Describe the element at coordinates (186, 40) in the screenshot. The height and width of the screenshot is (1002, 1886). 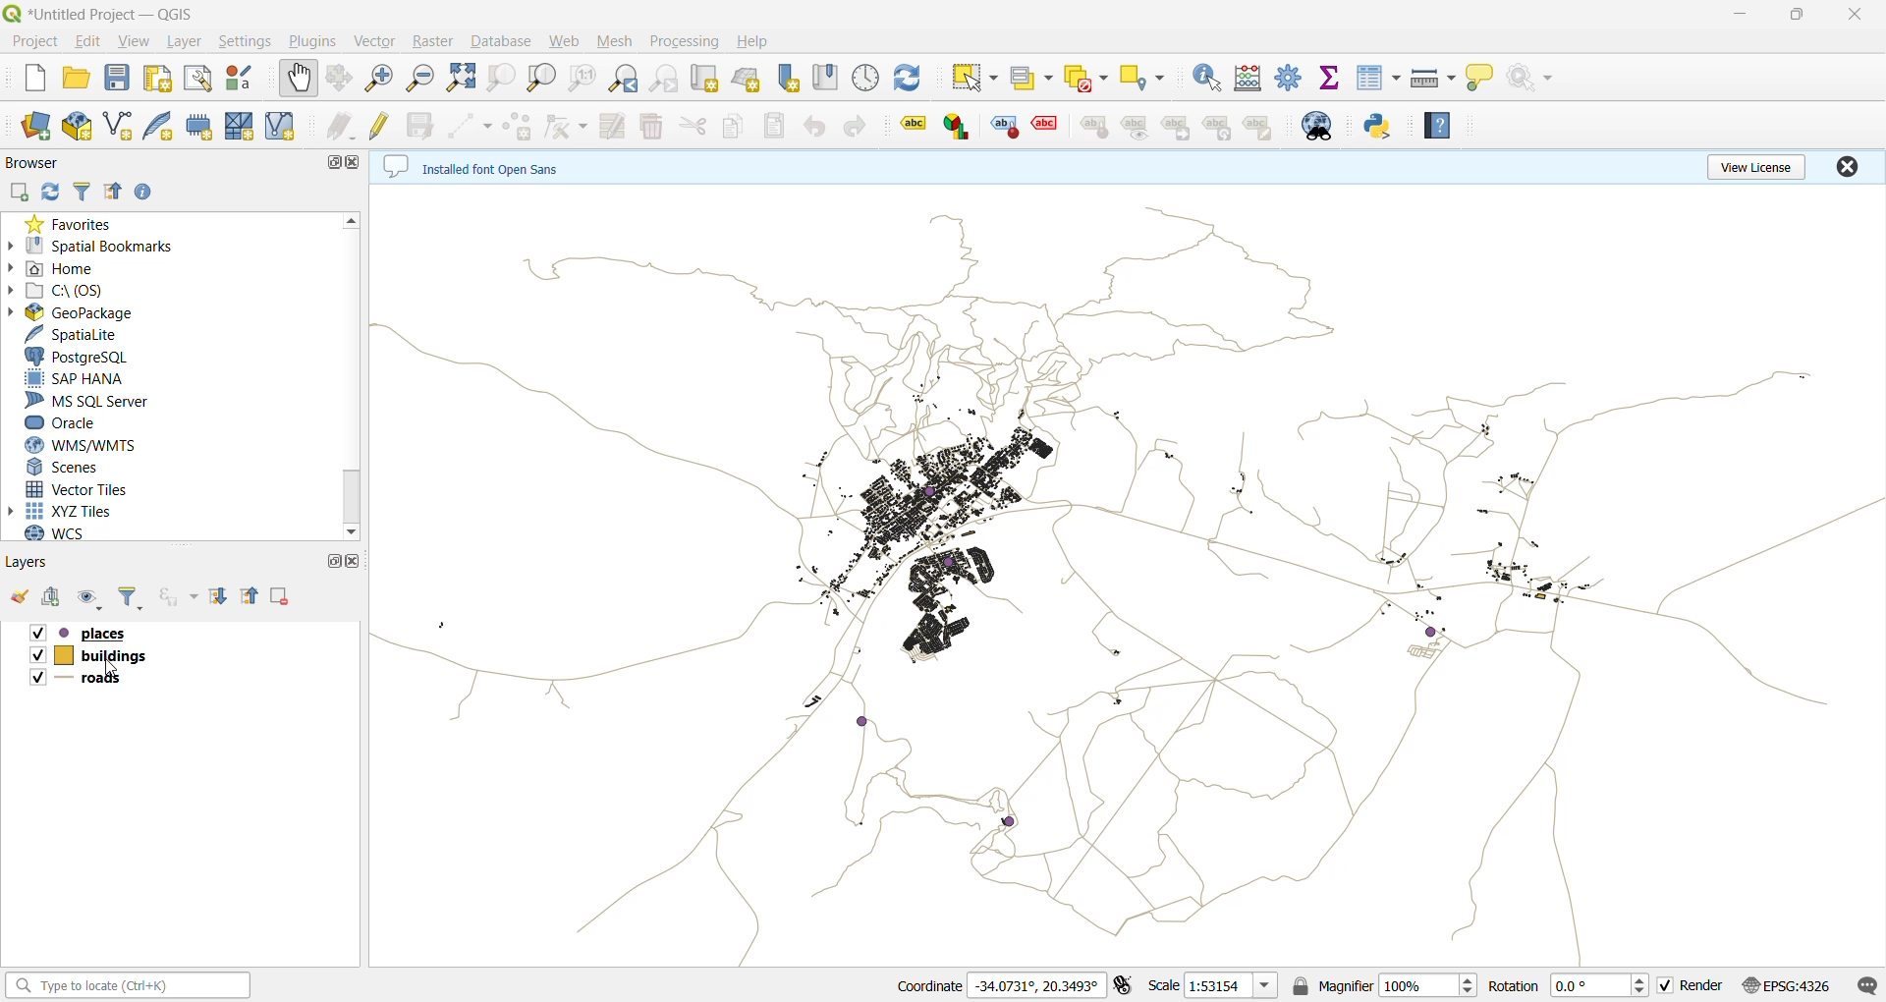
I see `layer` at that location.